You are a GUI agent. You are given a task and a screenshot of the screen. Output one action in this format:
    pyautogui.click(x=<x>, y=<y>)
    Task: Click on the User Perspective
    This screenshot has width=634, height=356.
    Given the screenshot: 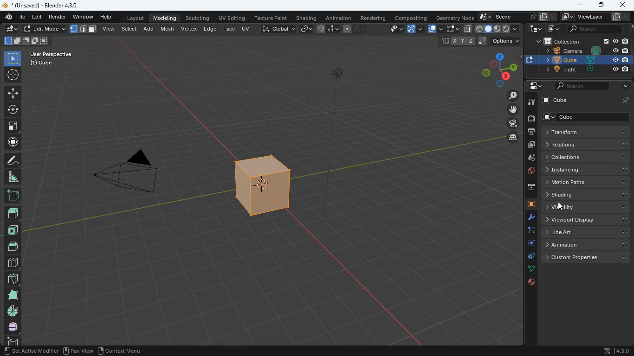 What is the action you would take?
    pyautogui.click(x=51, y=54)
    